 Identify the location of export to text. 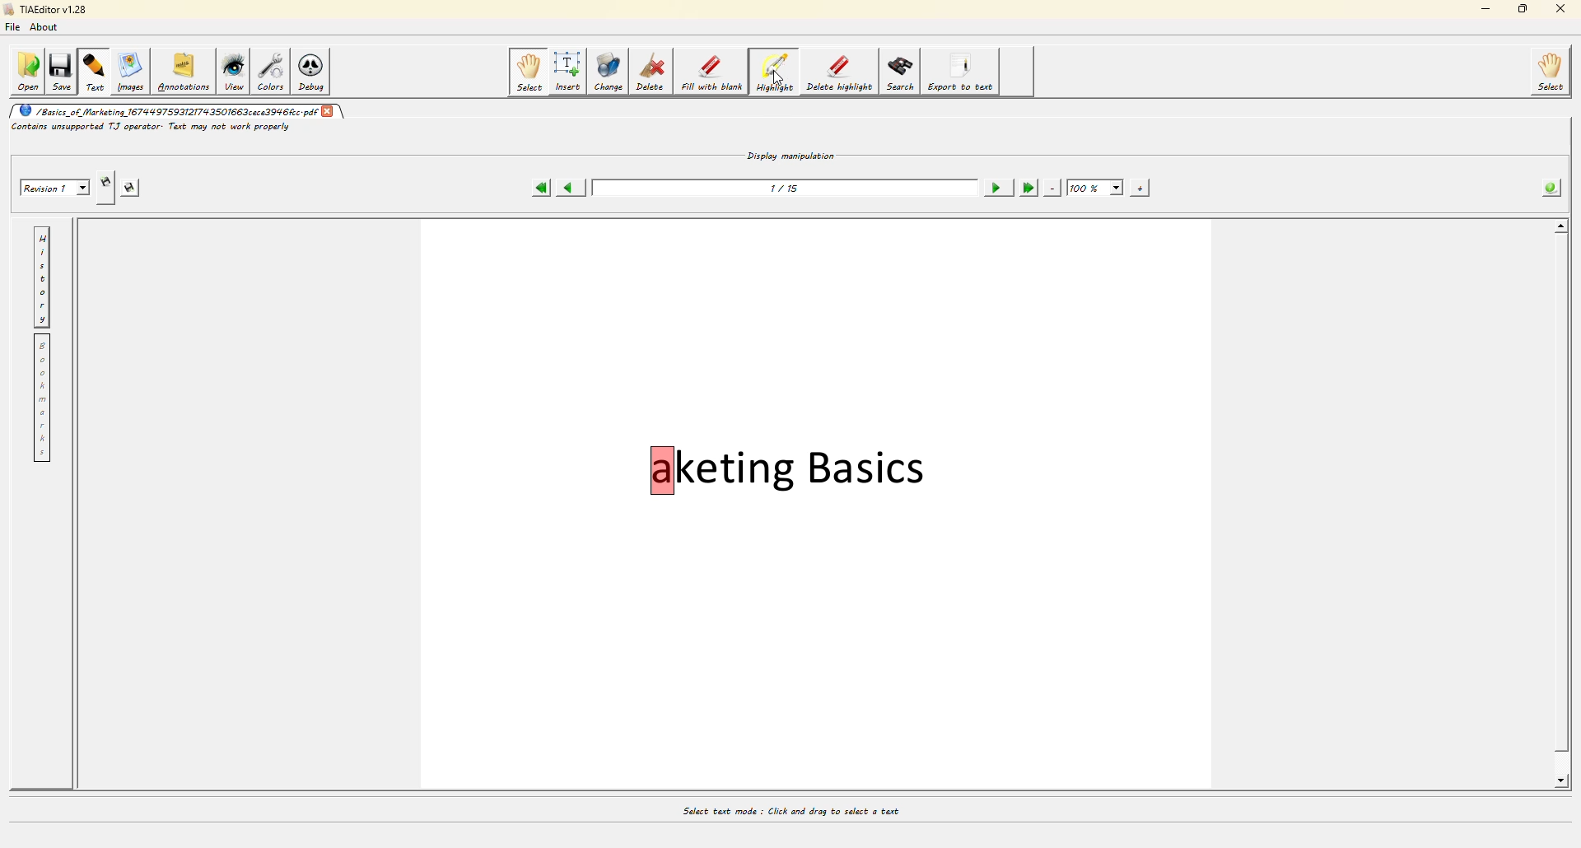
(965, 73).